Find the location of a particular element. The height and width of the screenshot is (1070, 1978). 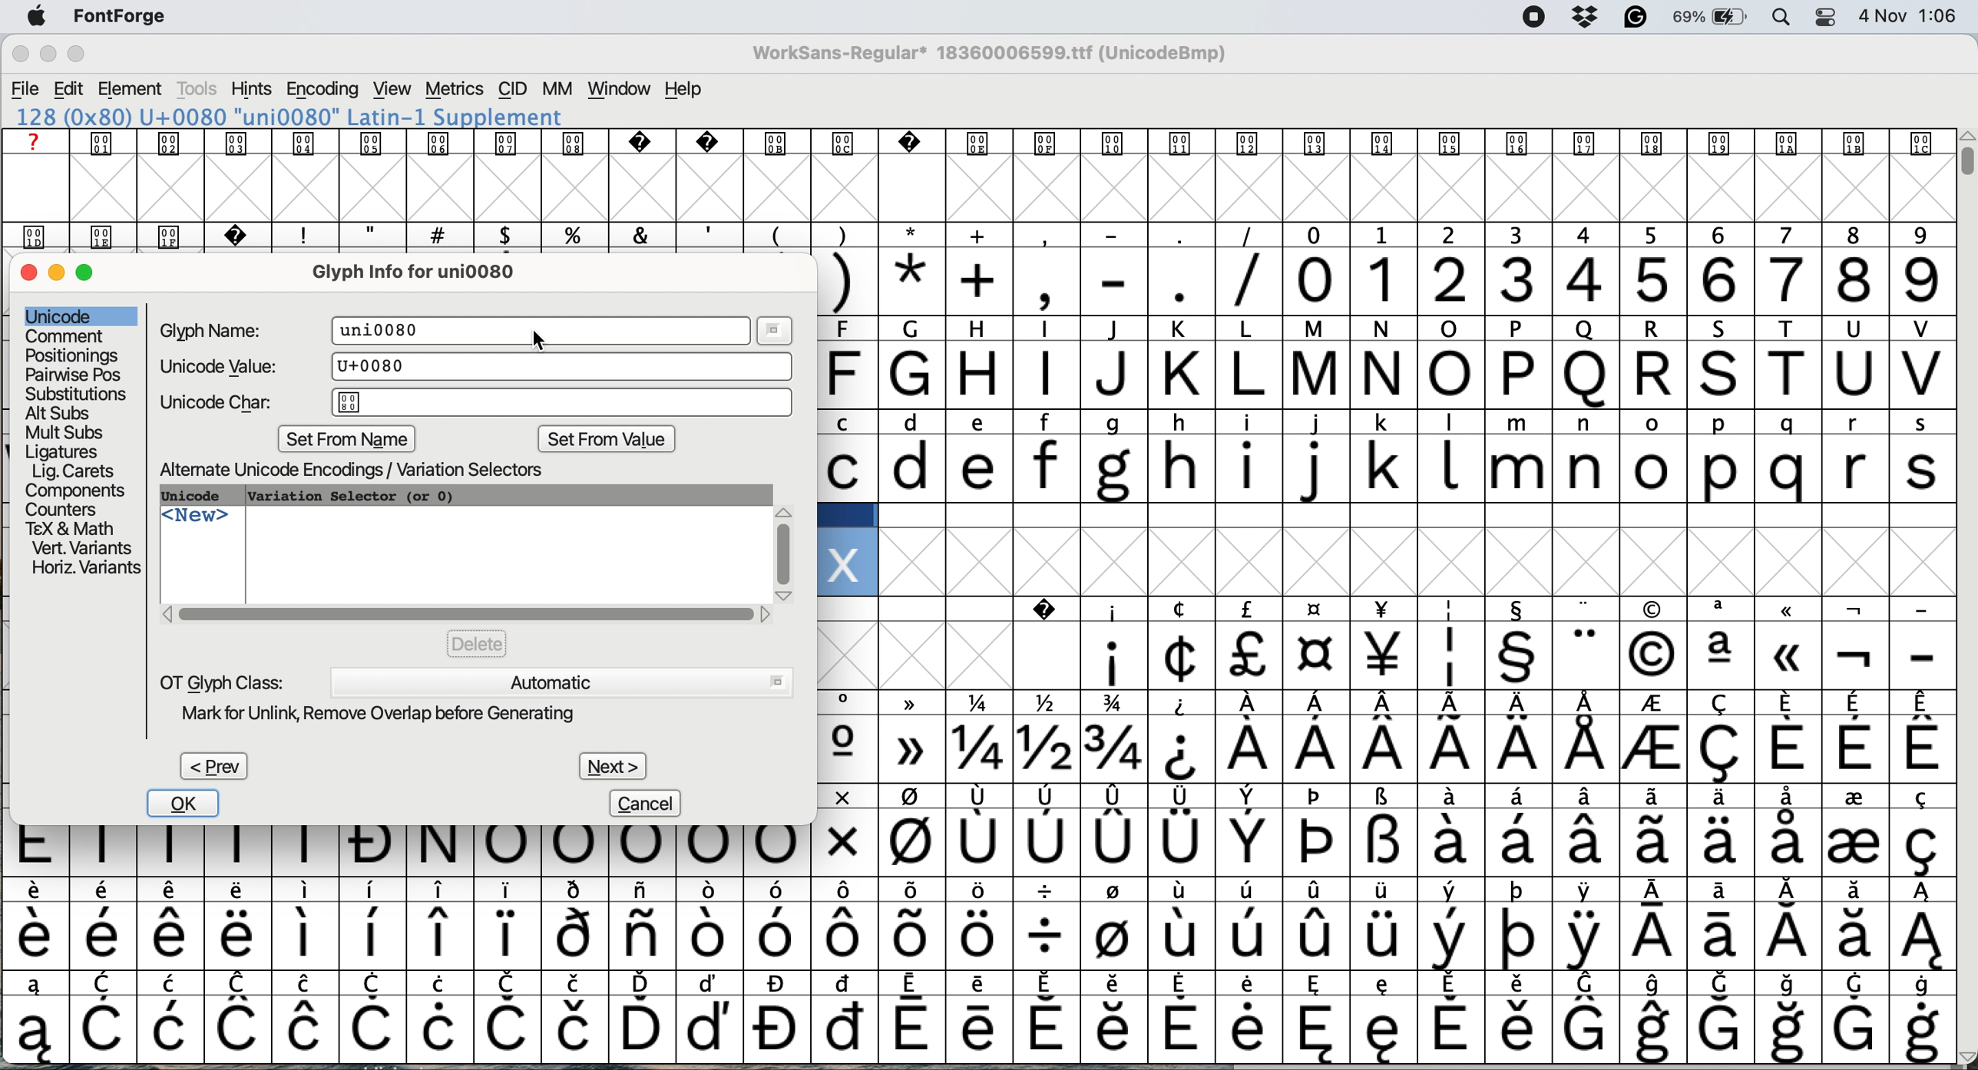

special characters is located at coordinates (1390, 750).